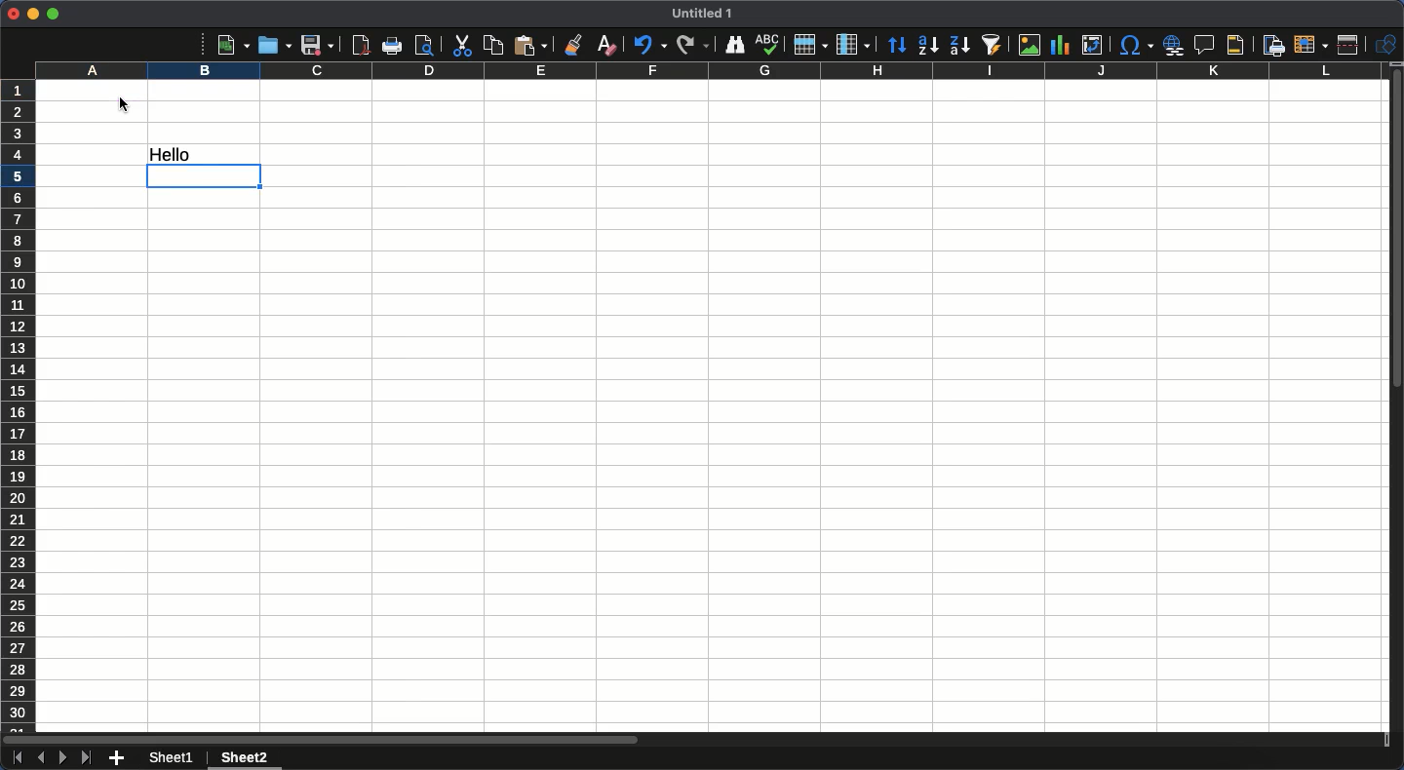 This screenshot has height=770, width=1404. Describe the element at coordinates (811, 44) in the screenshot. I see `Row` at that location.